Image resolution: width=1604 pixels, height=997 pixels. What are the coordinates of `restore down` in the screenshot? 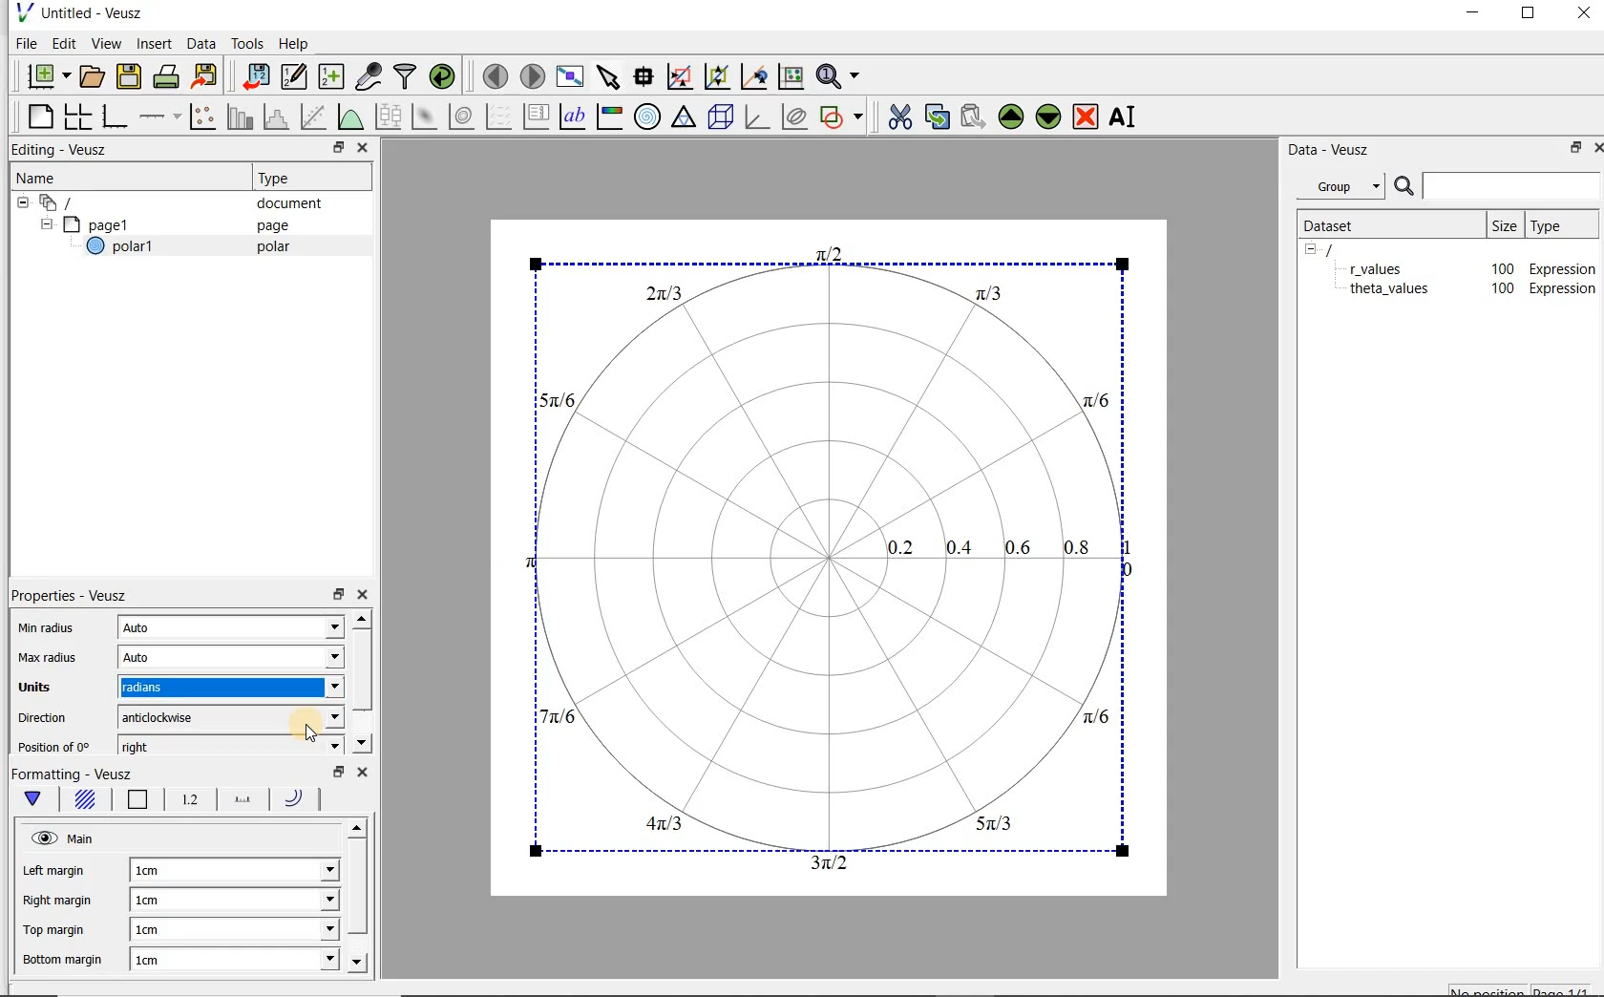 It's located at (333, 150).